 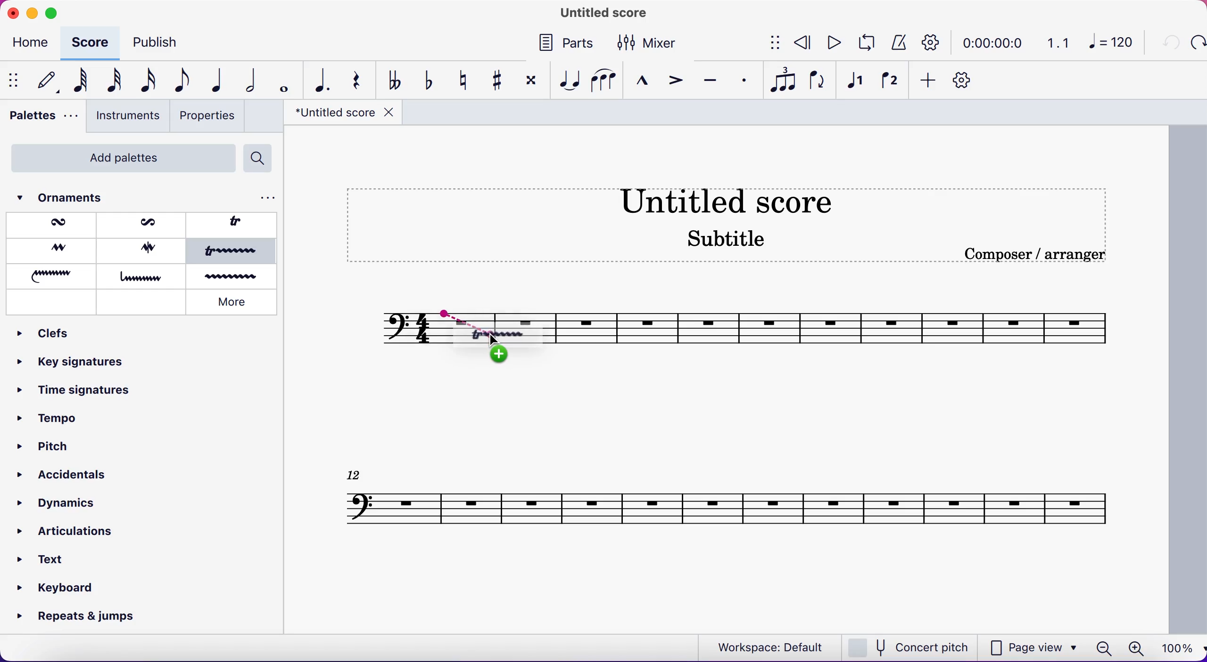 What do you see at coordinates (238, 225) in the screenshot?
I see `trill` at bounding box center [238, 225].